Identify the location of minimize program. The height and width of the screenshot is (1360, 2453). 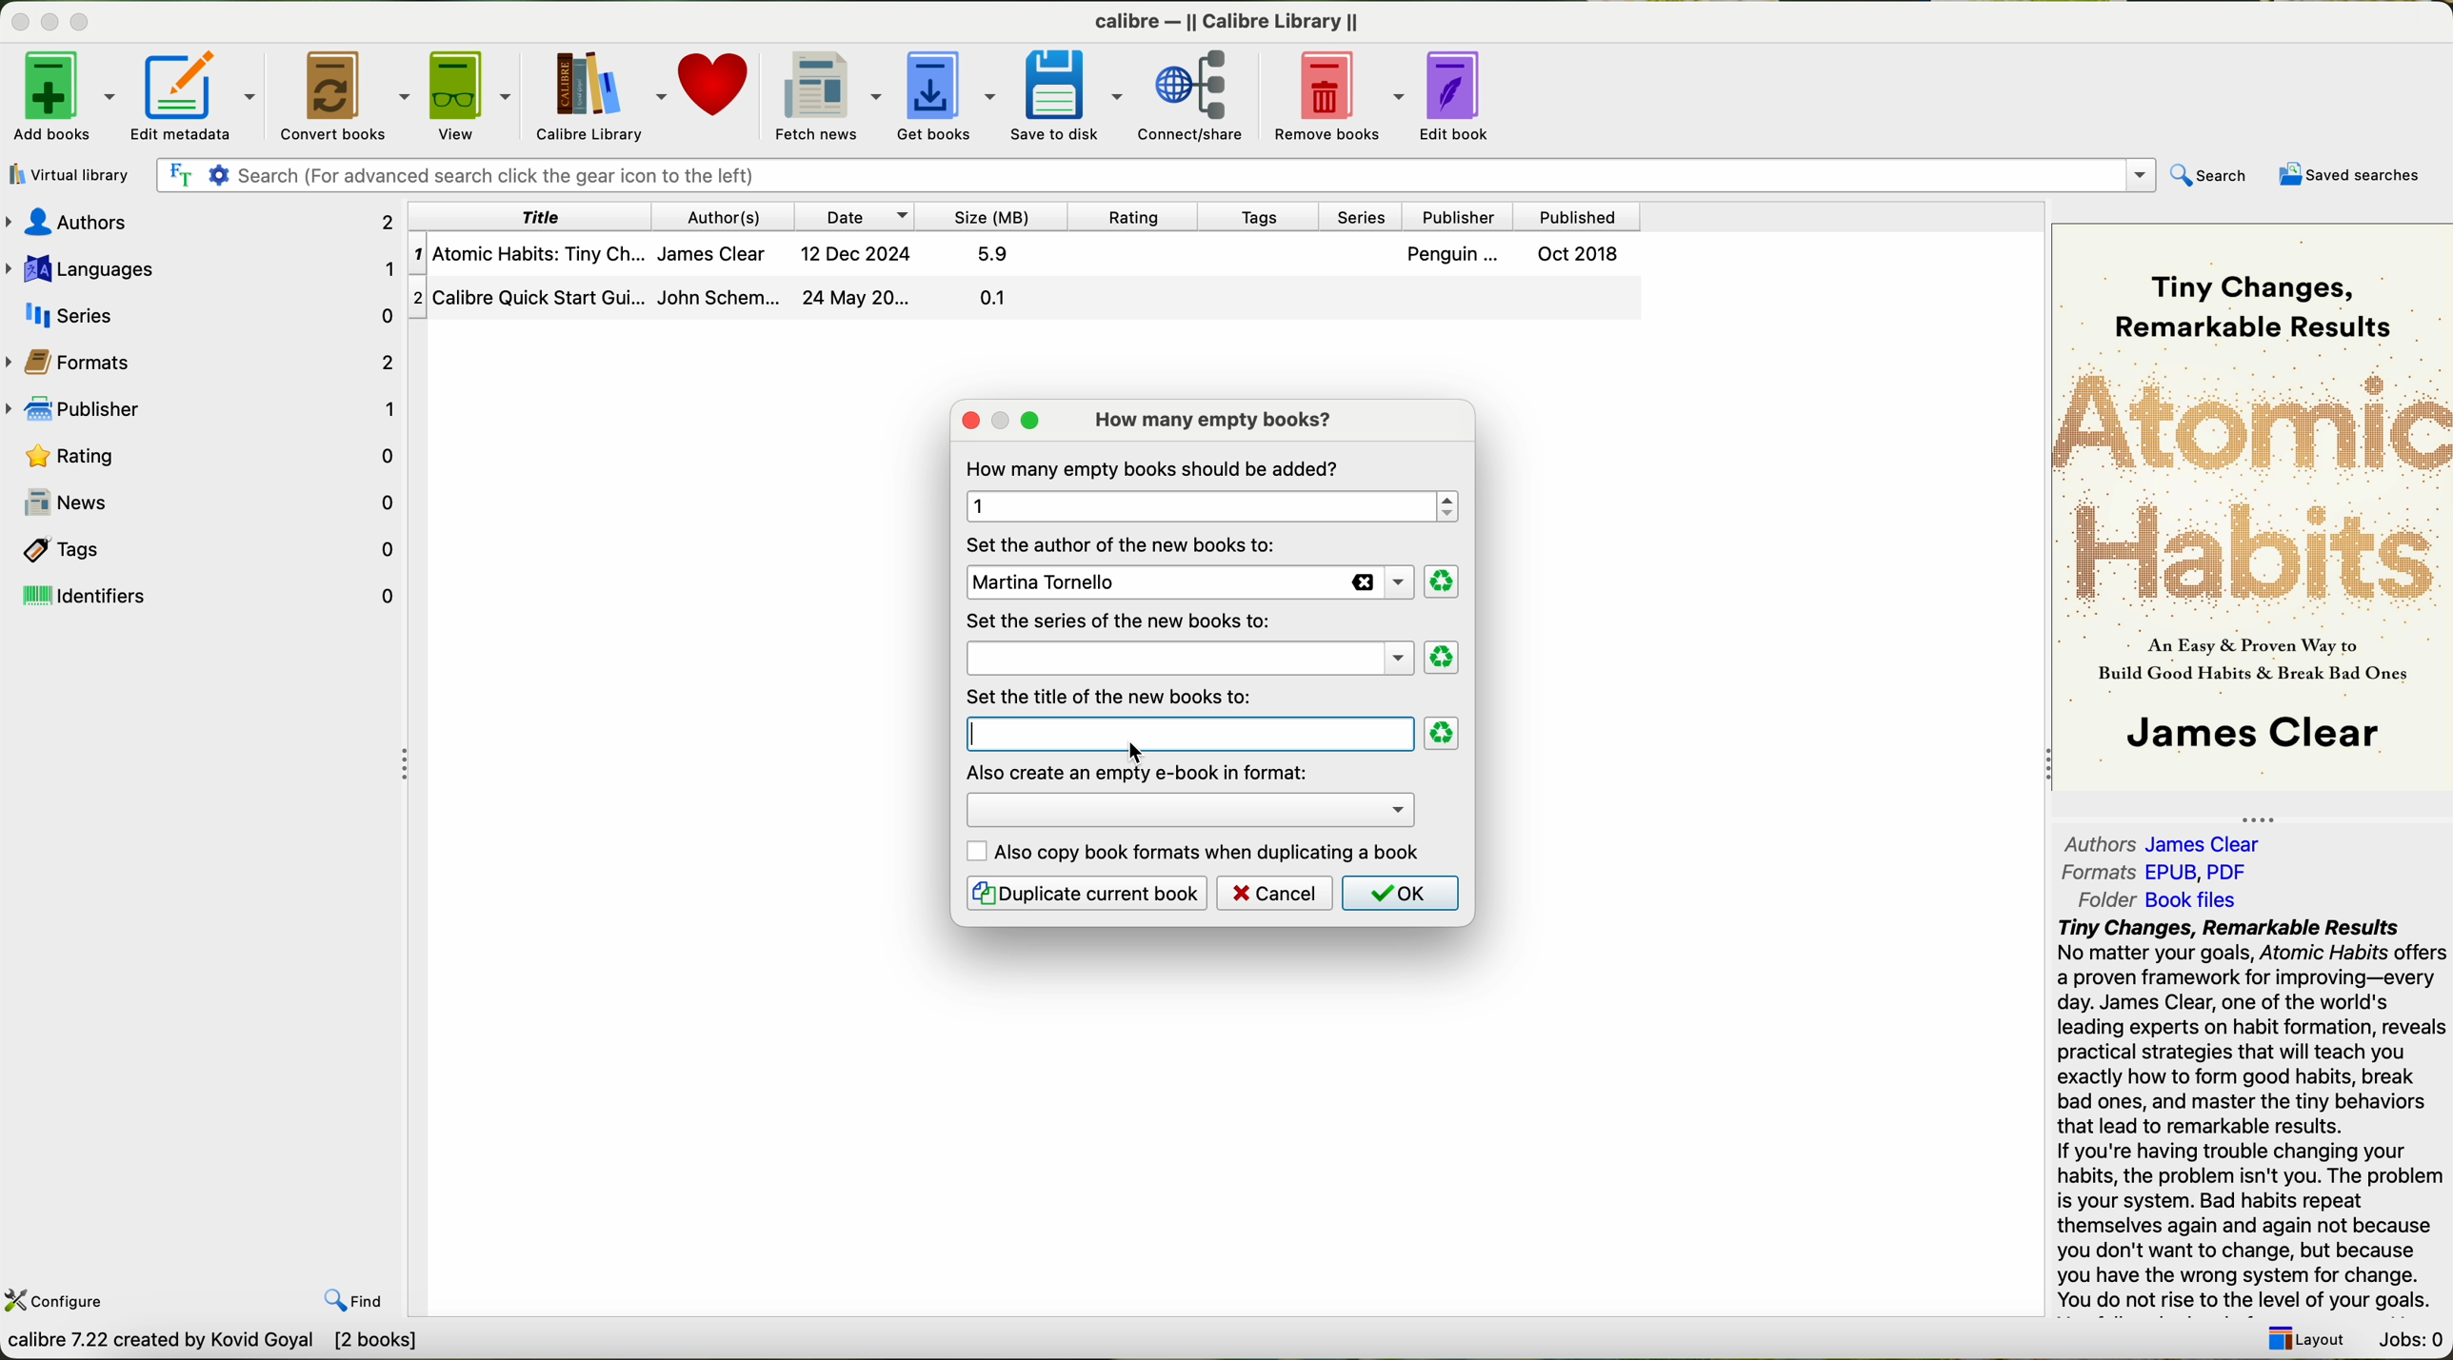
(48, 19).